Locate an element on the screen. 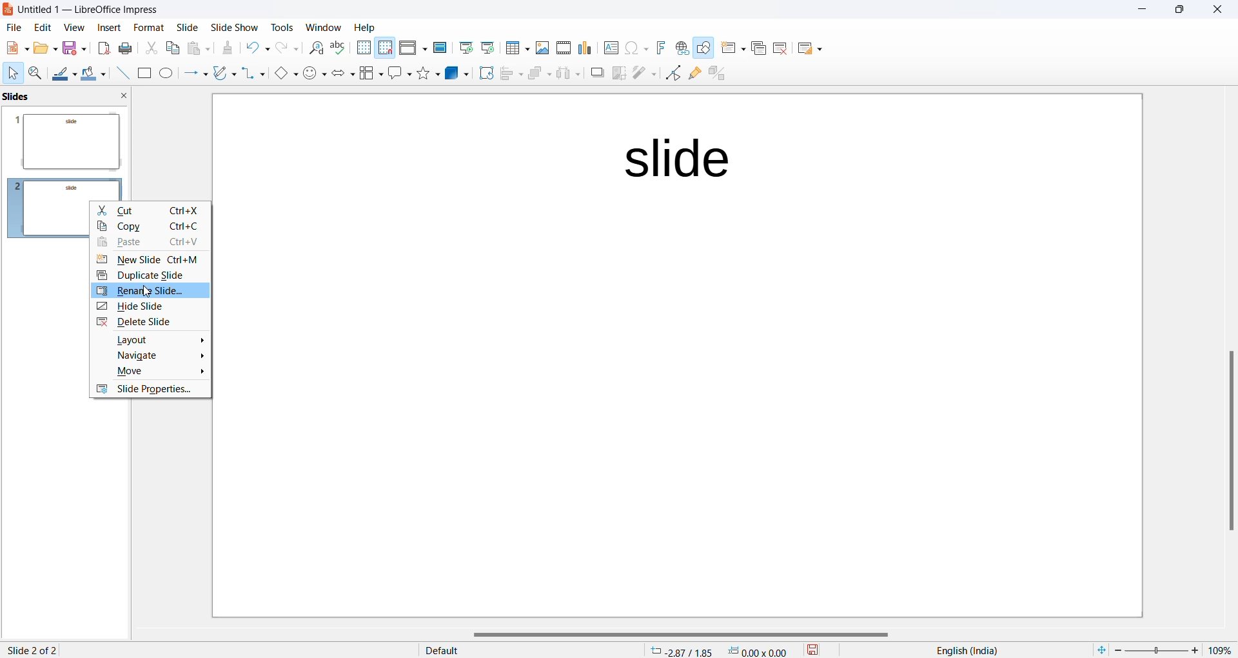  INSERT Special characters is located at coordinates (634, 48).